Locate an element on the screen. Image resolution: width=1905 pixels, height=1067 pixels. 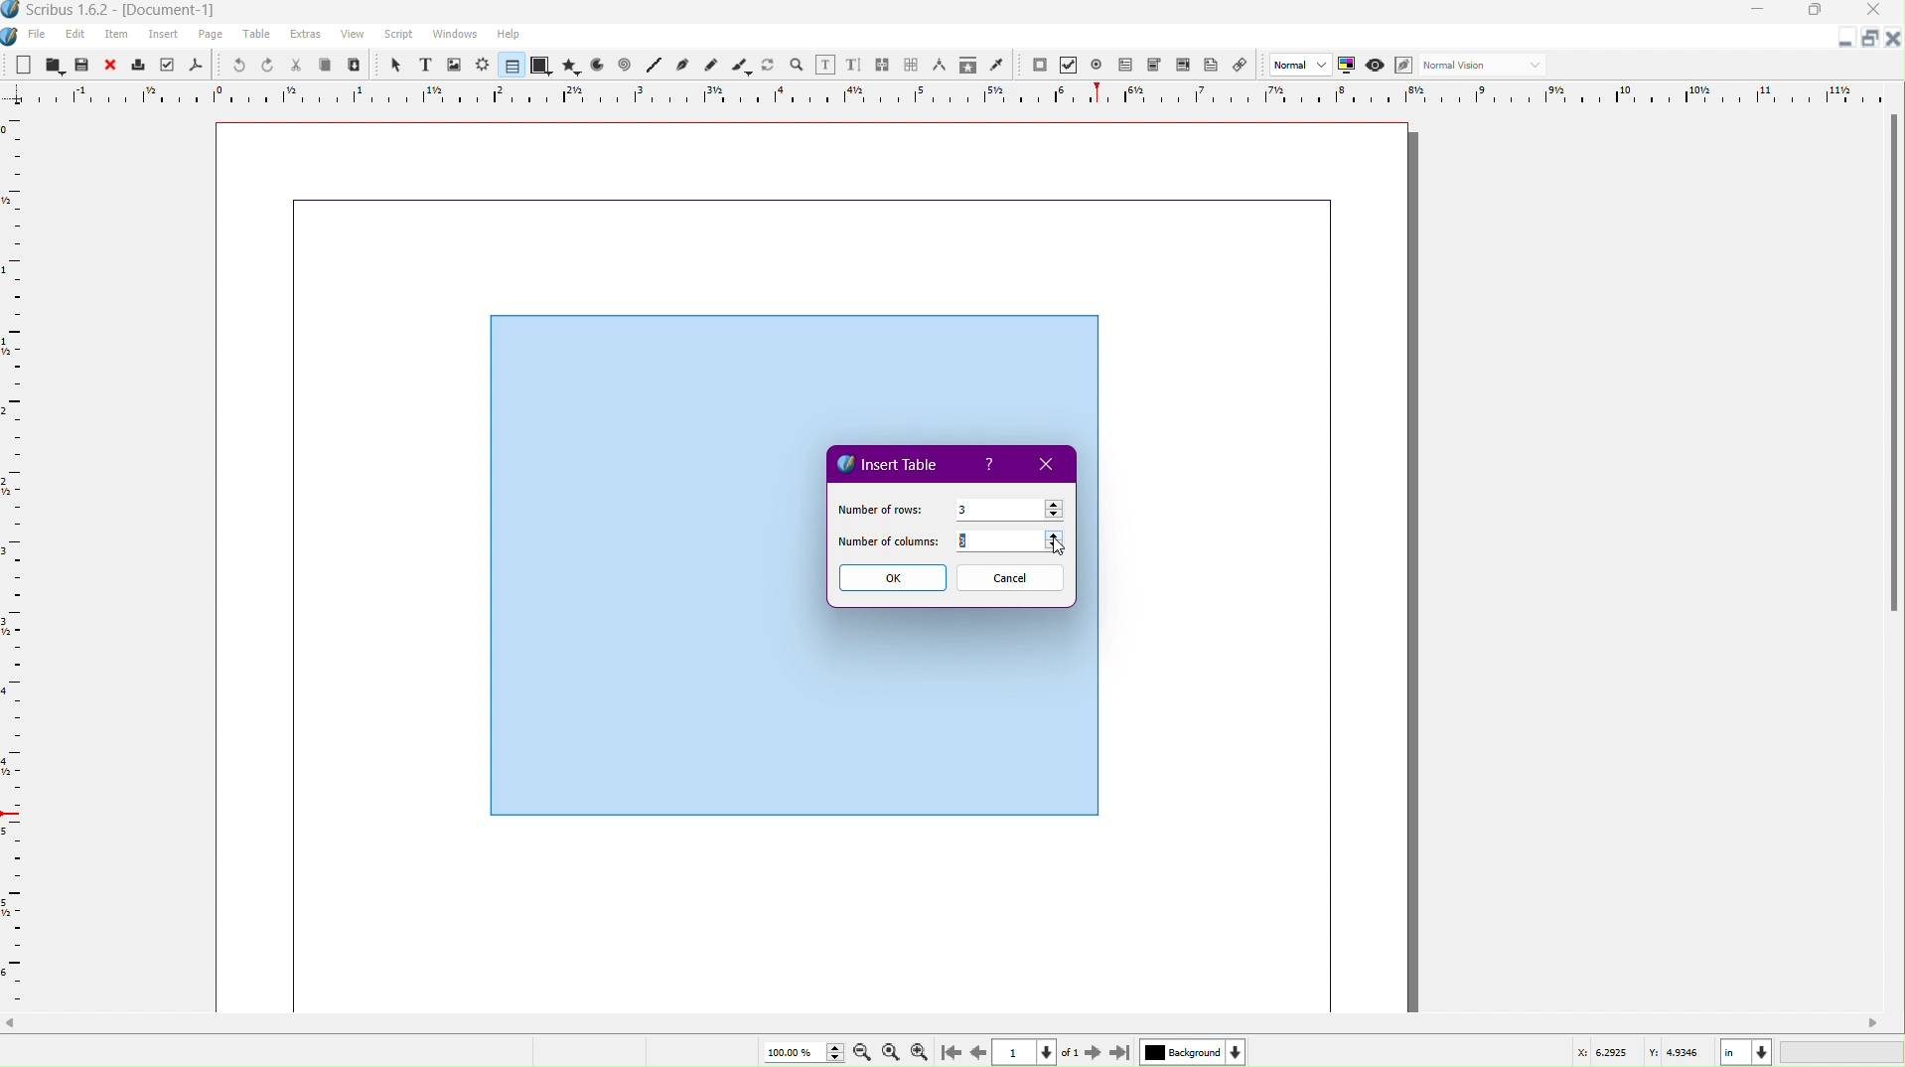
PDF Radio Button is located at coordinates (1100, 65).